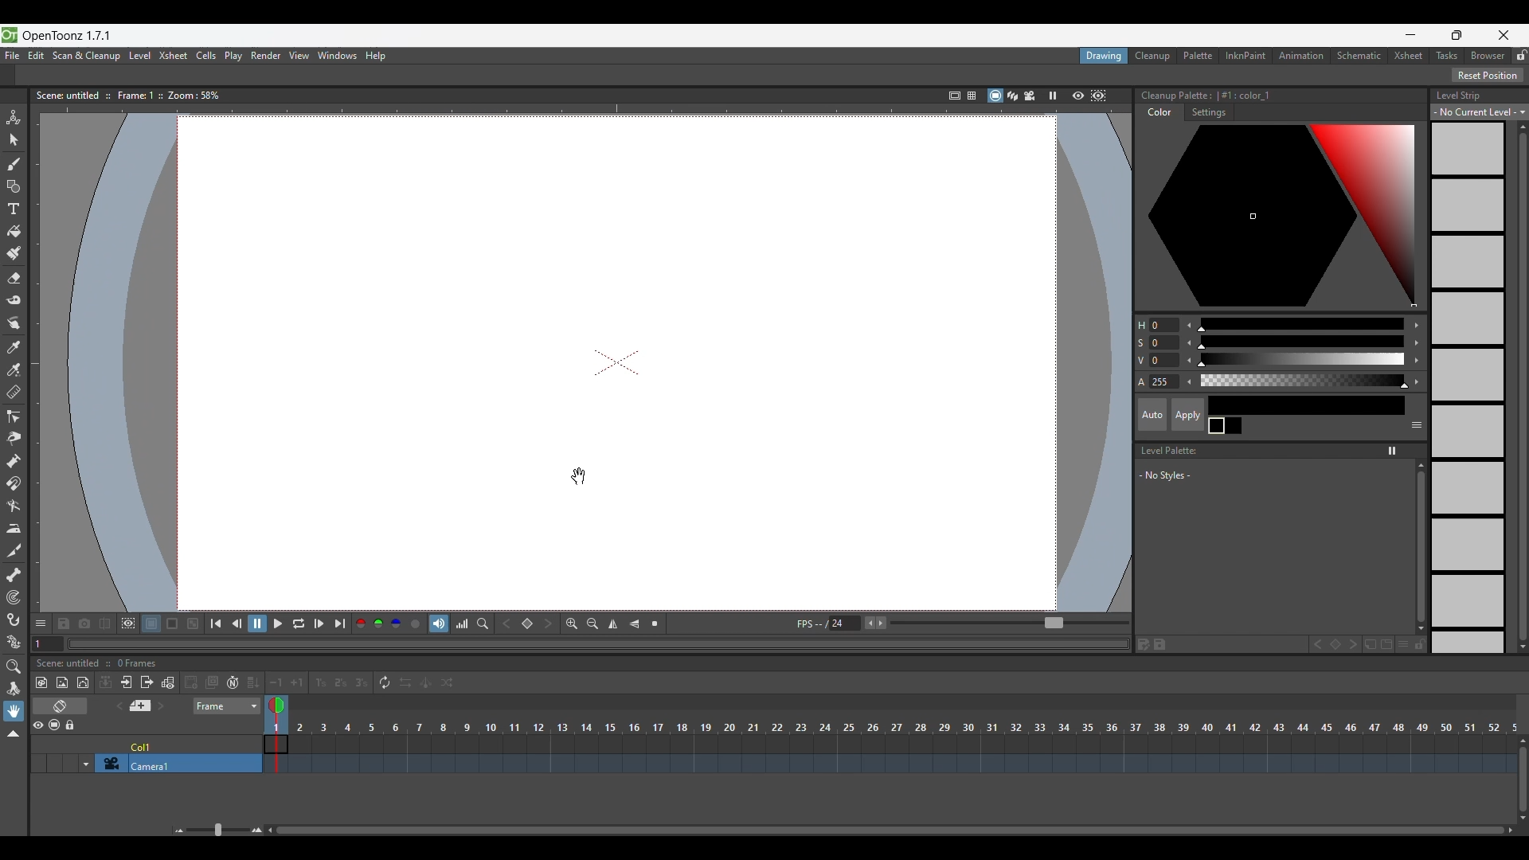 This screenshot has height=860, width=1529. What do you see at coordinates (1188, 415) in the screenshot?
I see `Apply` at bounding box center [1188, 415].